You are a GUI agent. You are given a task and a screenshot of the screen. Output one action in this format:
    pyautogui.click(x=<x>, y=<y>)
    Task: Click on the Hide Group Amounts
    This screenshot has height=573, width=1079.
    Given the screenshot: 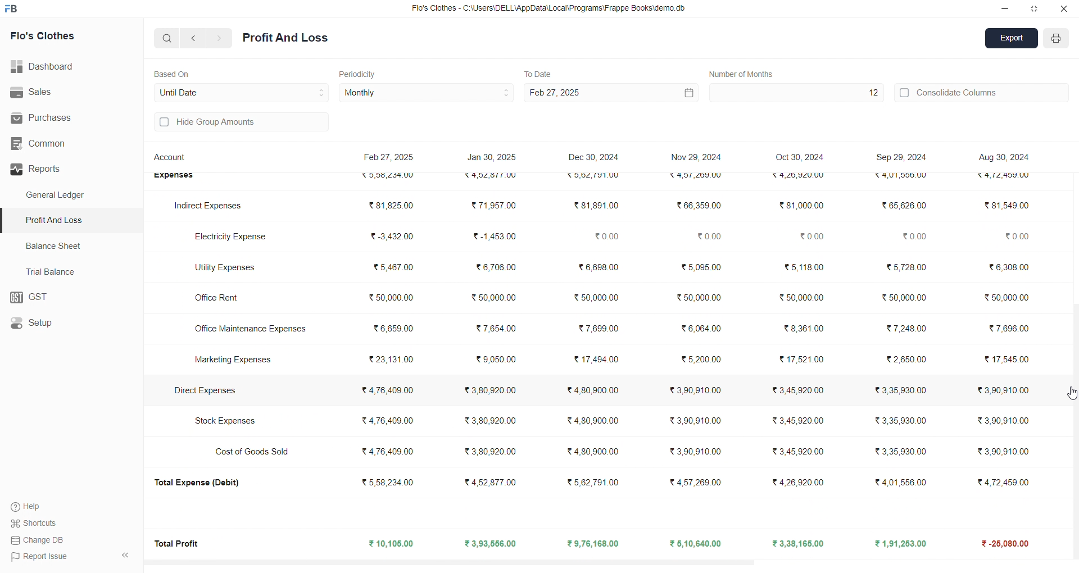 What is the action you would take?
    pyautogui.click(x=239, y=123)
    